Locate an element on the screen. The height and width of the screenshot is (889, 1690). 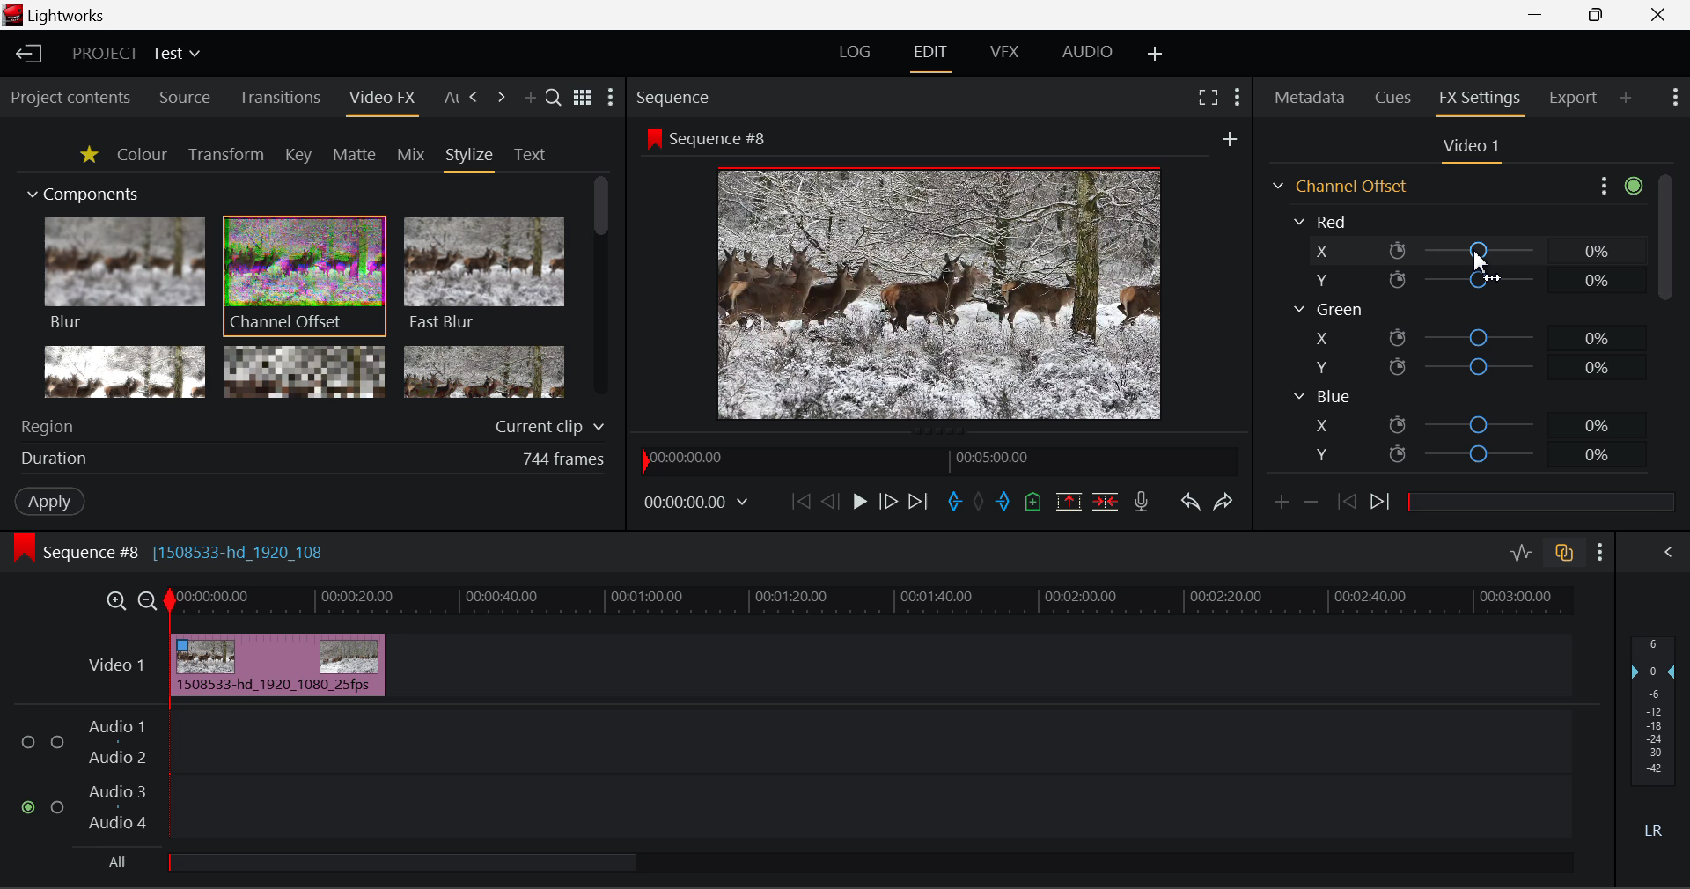
Channel Offset is located at coordinates (1337, 186).